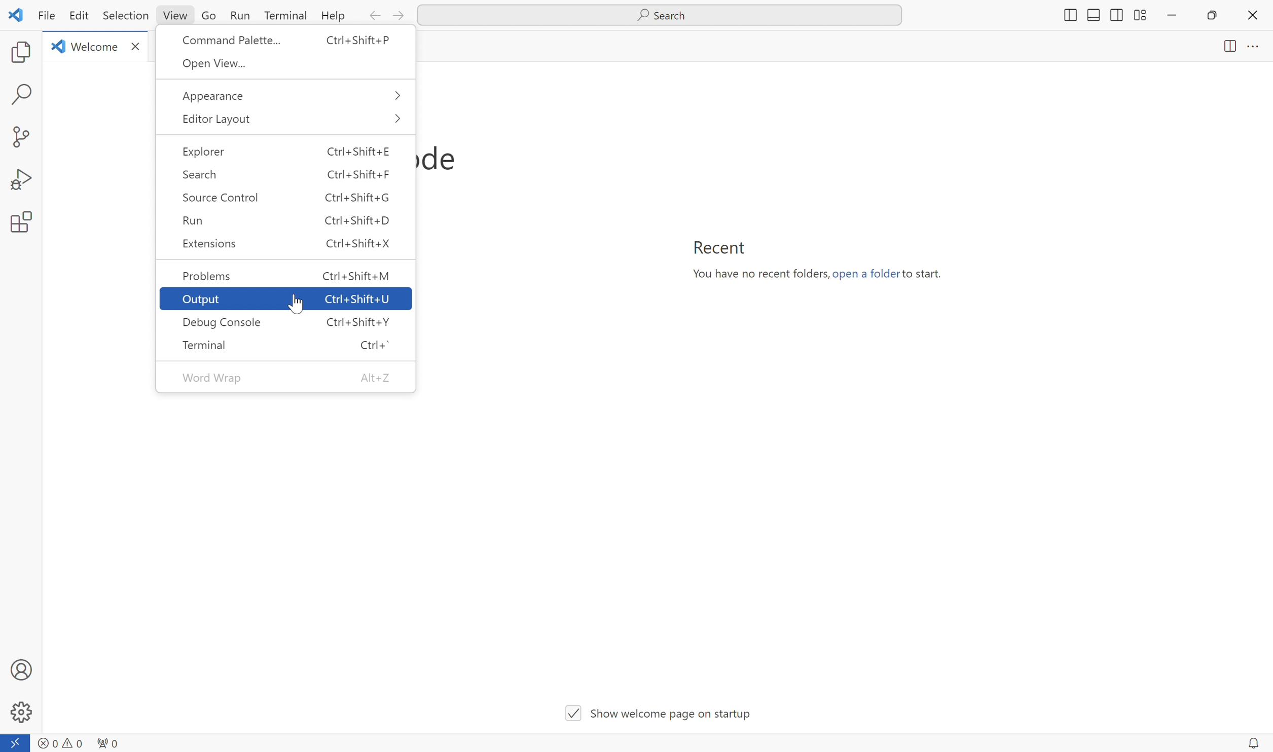 This screenshot has height=752, width=1273. Describe the element at coordinates (18, 16) in the screenshot. I see `logo` at that location.